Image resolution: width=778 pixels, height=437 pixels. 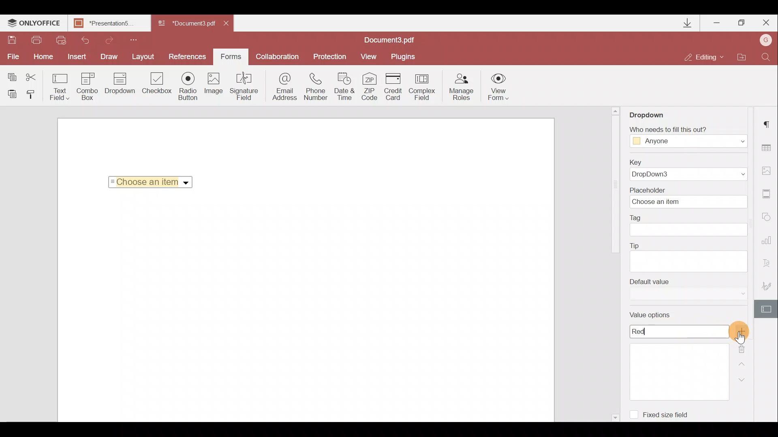 I want to click on Insert, so click(x=79, y=57).